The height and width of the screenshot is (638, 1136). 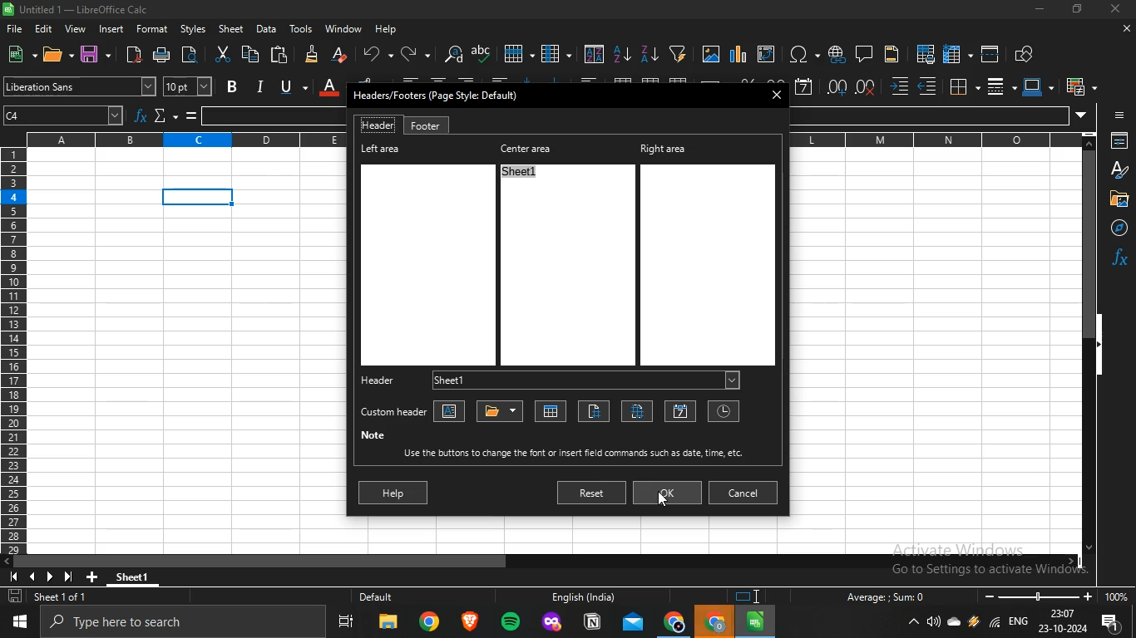 I want to click on tools, so click(x=301, y=29).